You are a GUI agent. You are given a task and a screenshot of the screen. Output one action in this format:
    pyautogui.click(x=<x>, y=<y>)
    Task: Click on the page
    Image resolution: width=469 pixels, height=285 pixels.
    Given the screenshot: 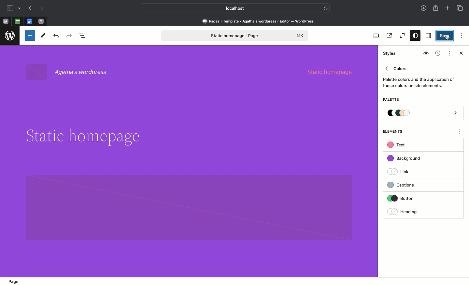 What is the action you would take?
    pyautogui.click(x=16, y=281)
    